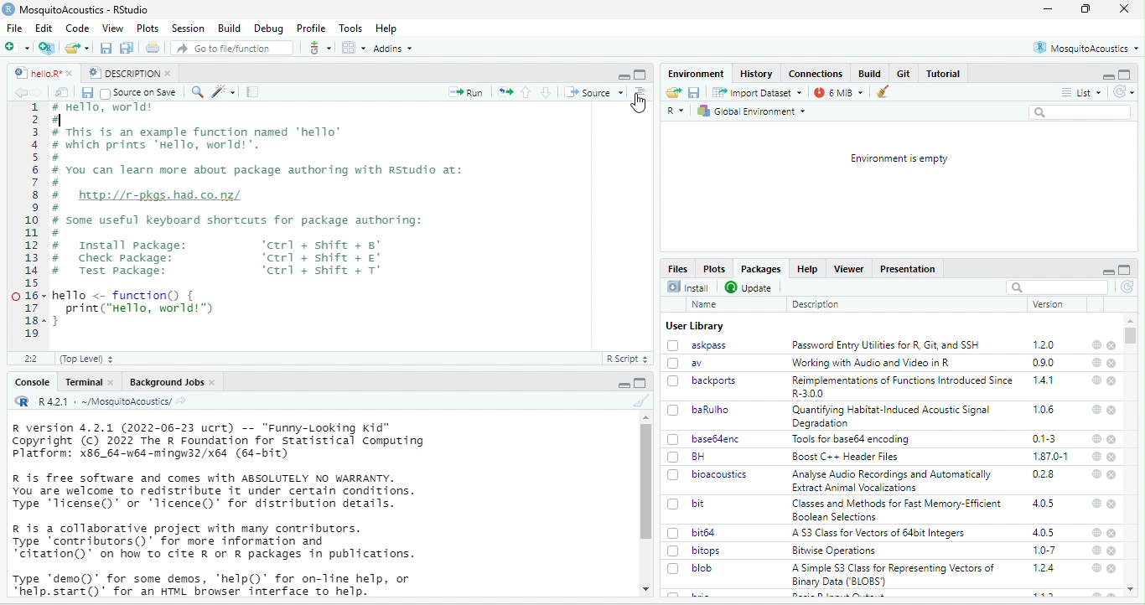  I want to click on Show in new window, so click(62, 92).